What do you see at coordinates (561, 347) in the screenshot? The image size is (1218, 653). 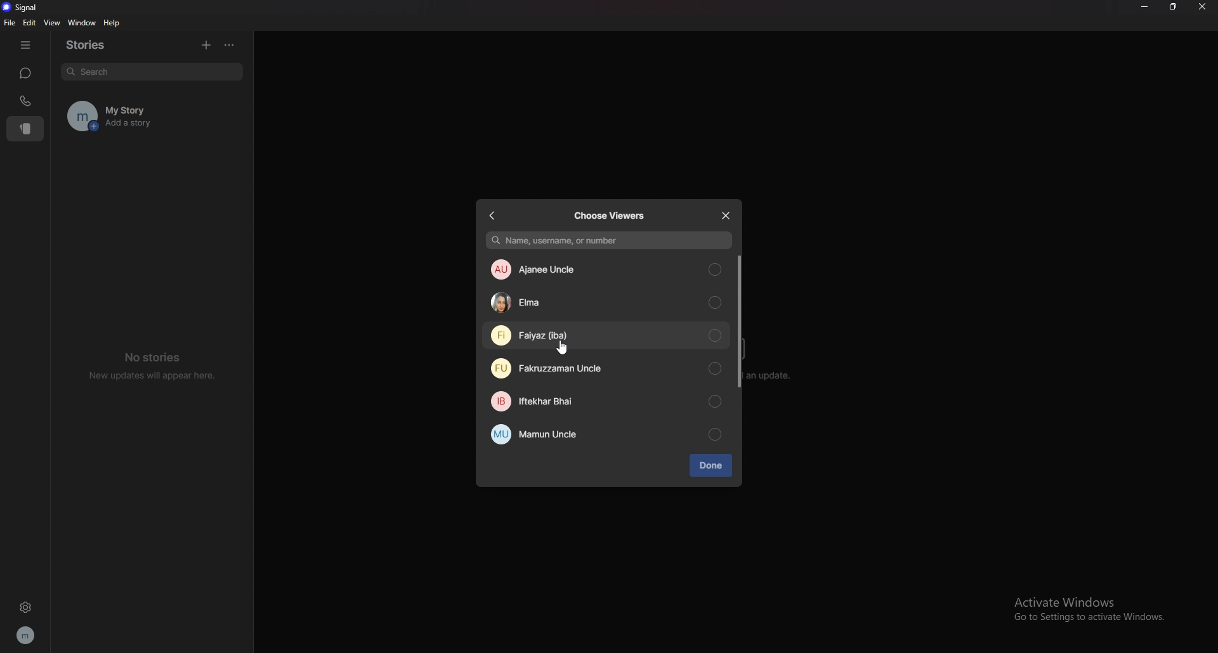 I see `cursor` at bounding box center [561, 347].